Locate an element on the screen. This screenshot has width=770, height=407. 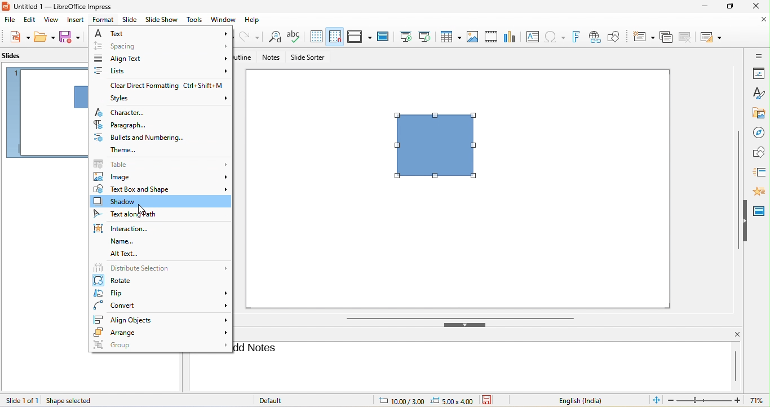
close is located at coordinates (759, 7).